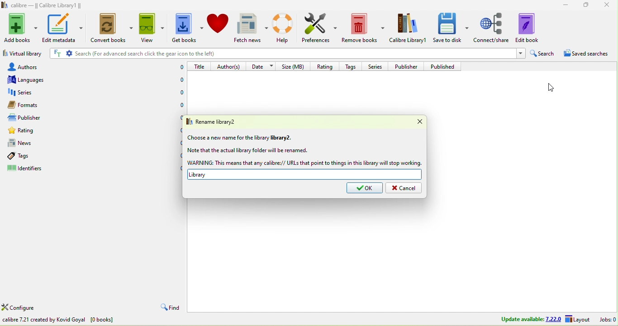  I want to click on find, so click(169, 308).